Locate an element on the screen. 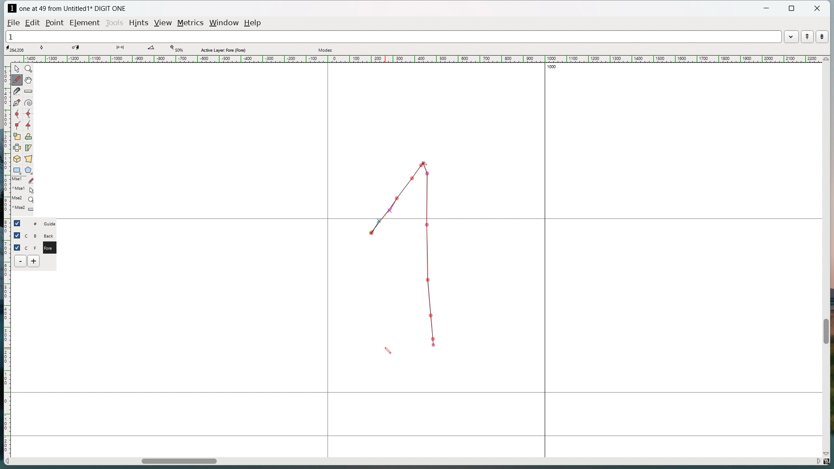  element is located at coordinates (84, 23).